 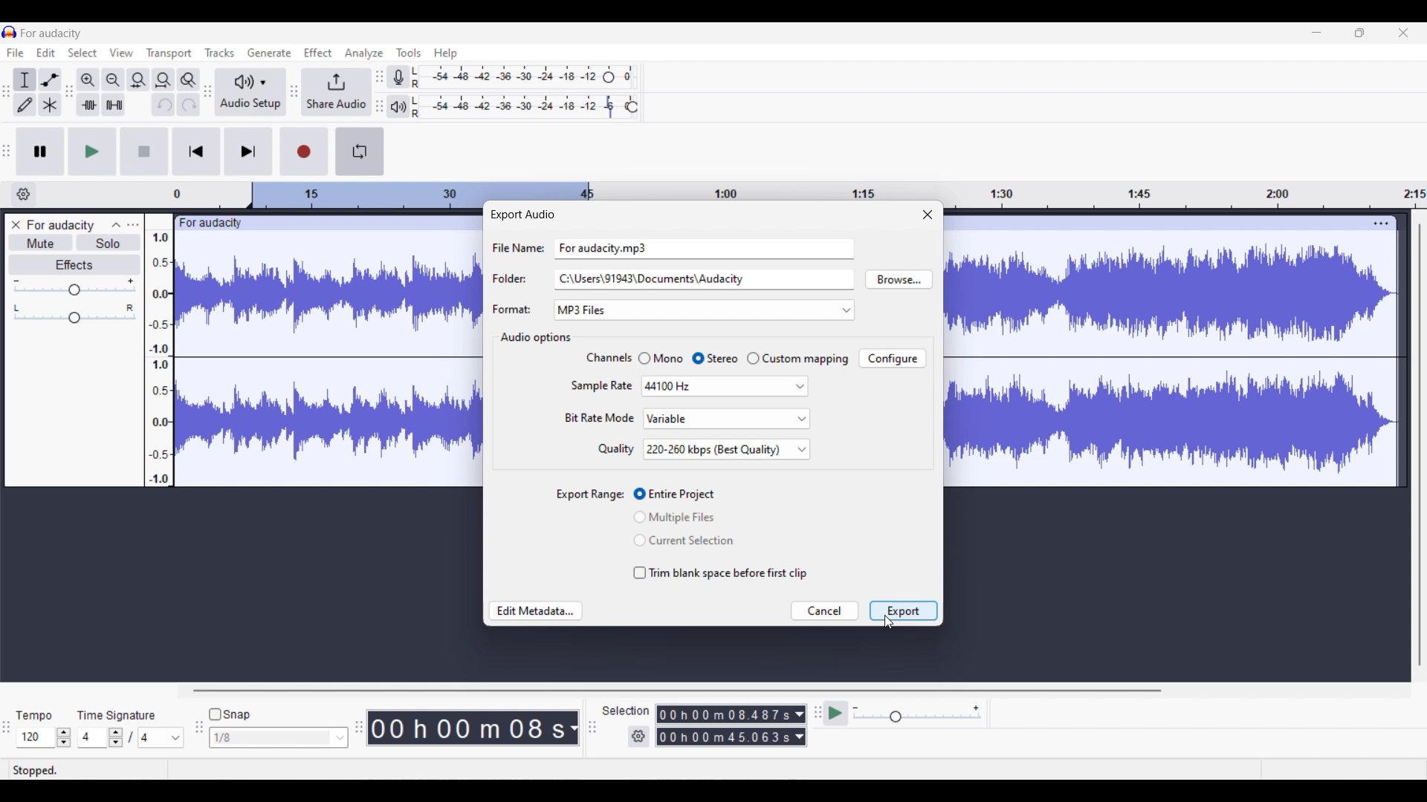 I want to click on Indicates toggle settings for export range, so click(x=591, y=495).